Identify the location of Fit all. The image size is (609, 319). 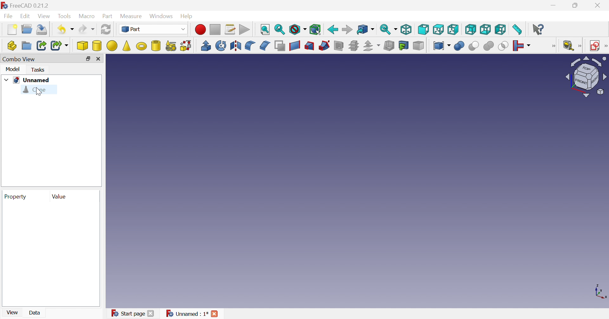
(264, 30).